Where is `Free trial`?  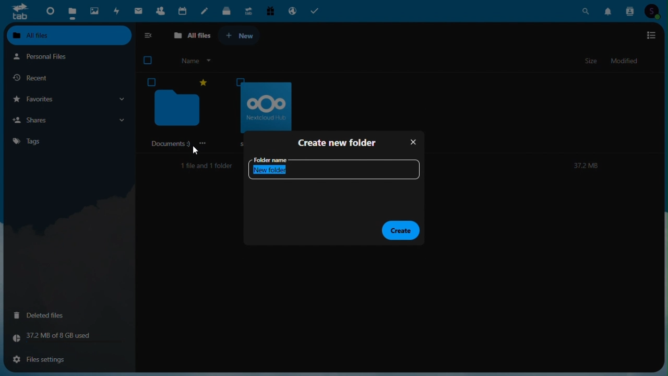 Free trial is located at coordinates (271, 10).